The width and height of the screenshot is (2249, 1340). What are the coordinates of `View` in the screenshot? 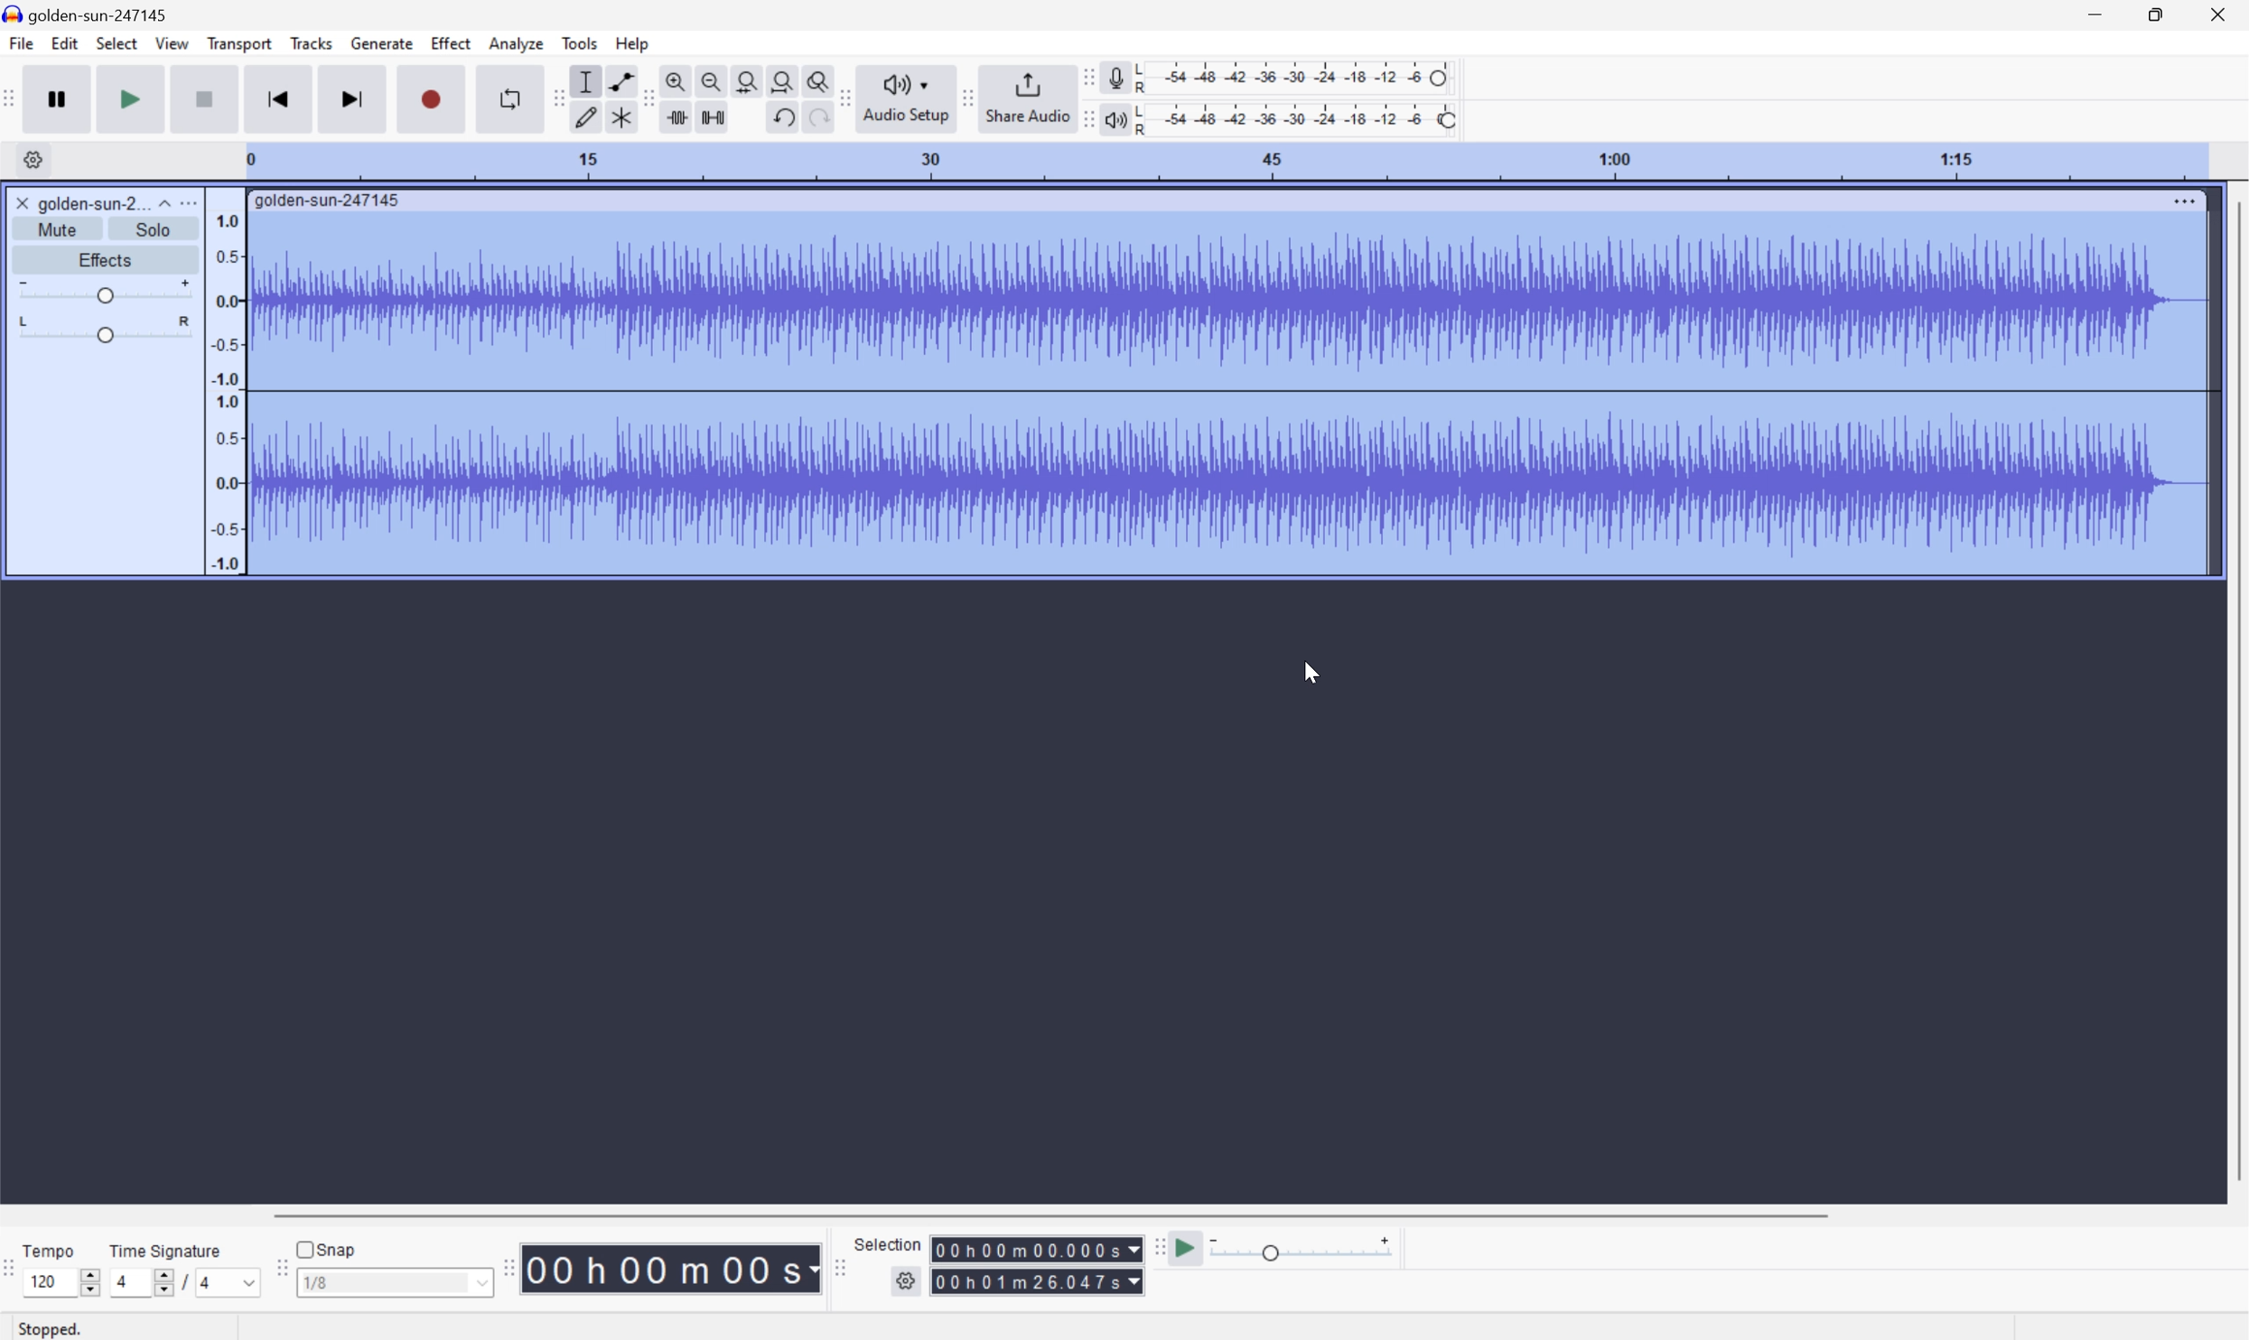 It's located at (173, 44).